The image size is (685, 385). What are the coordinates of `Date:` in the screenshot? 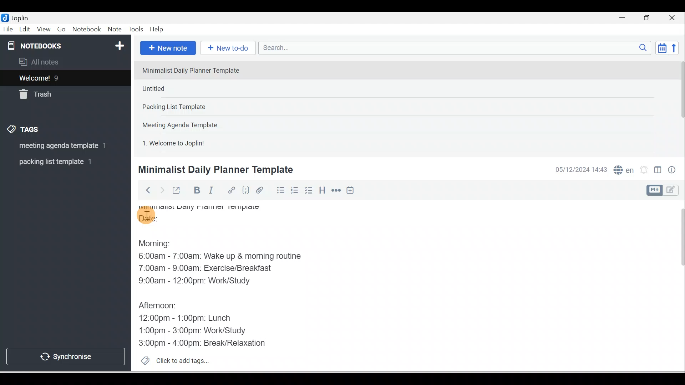 It's located at (168, 220).